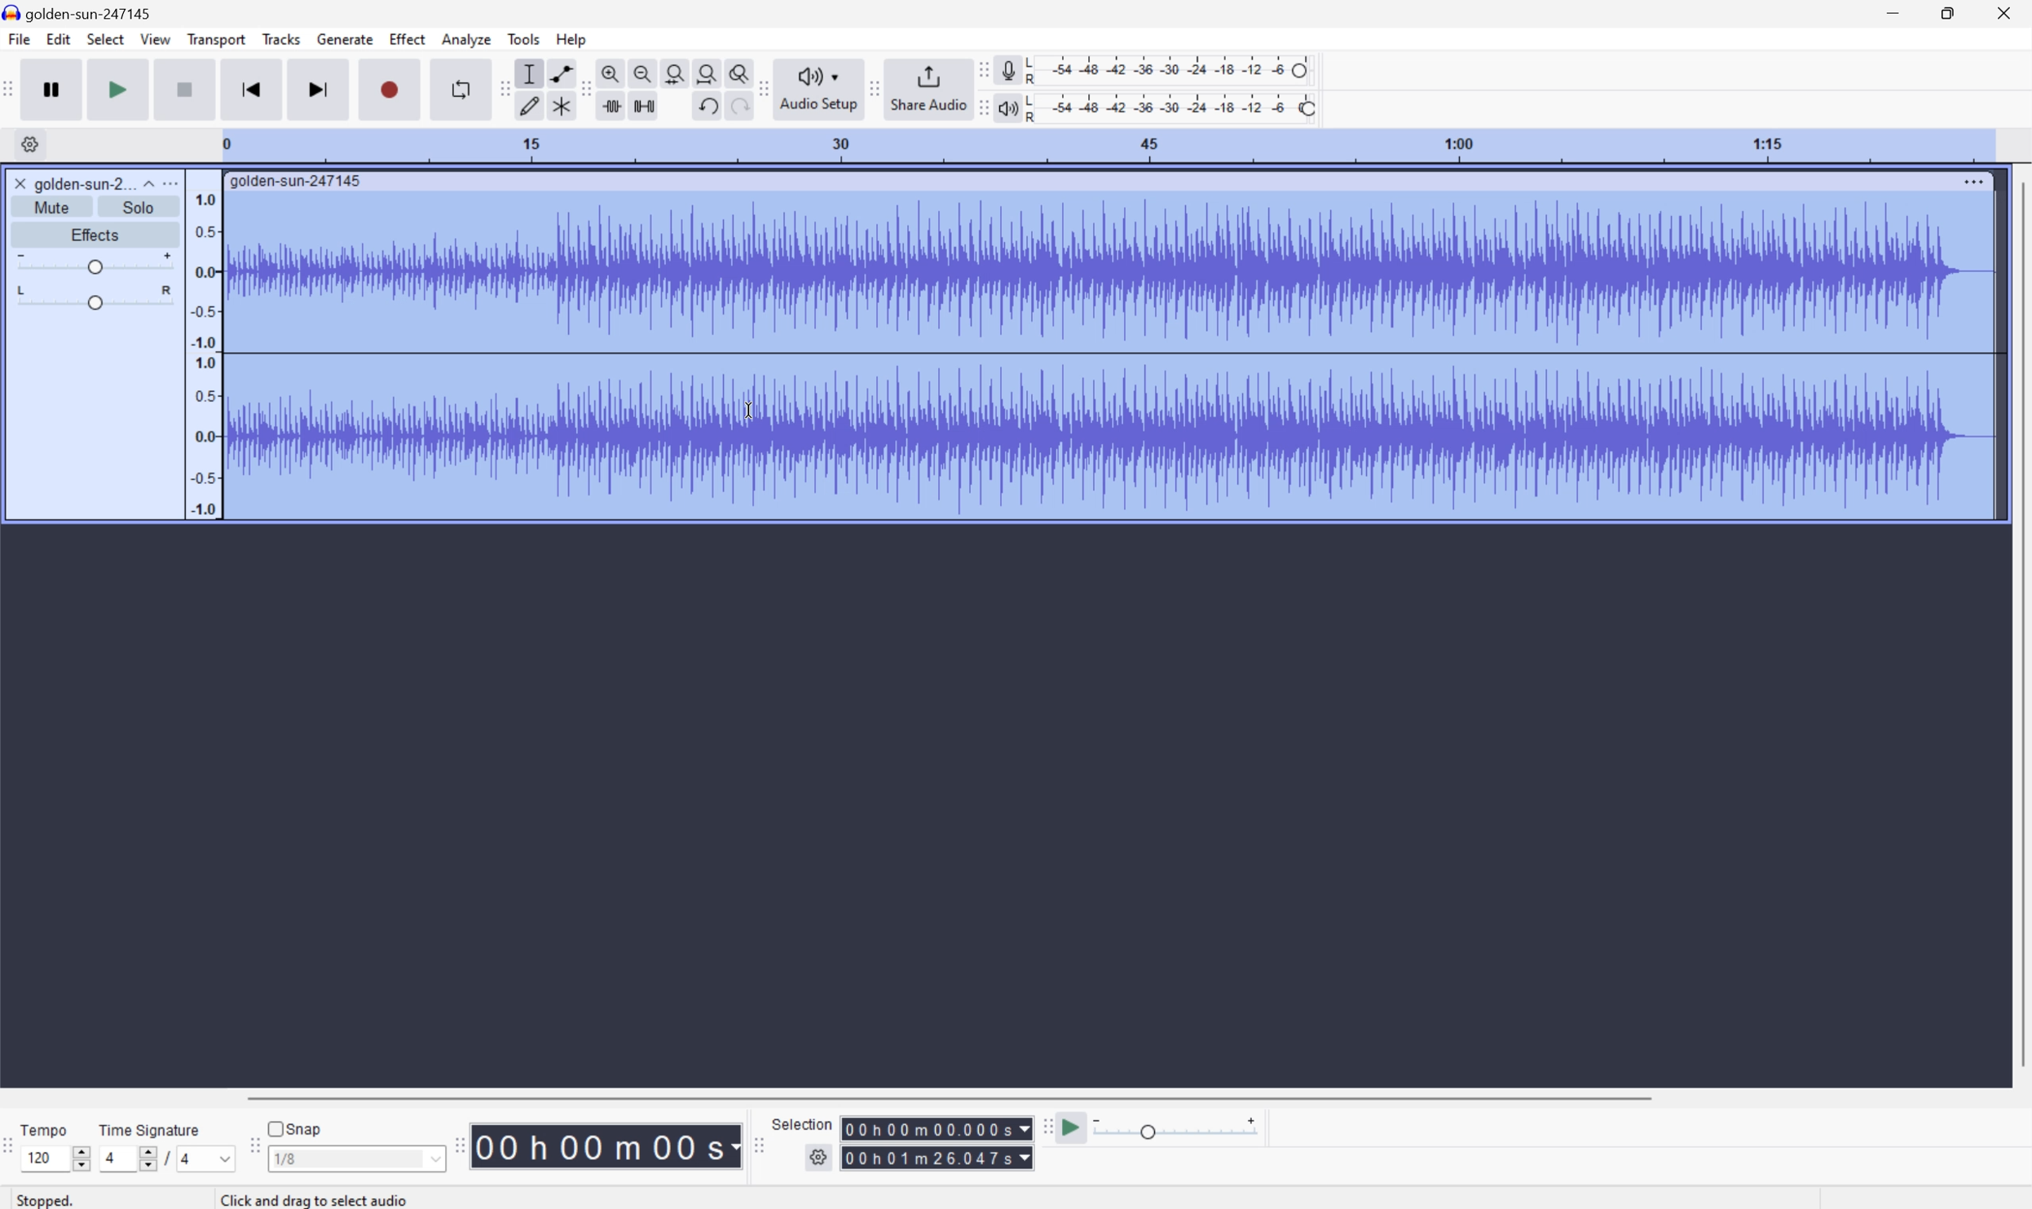 This screenshot has width=2032, height=1209. I want to click on /, so click(166, 1158).